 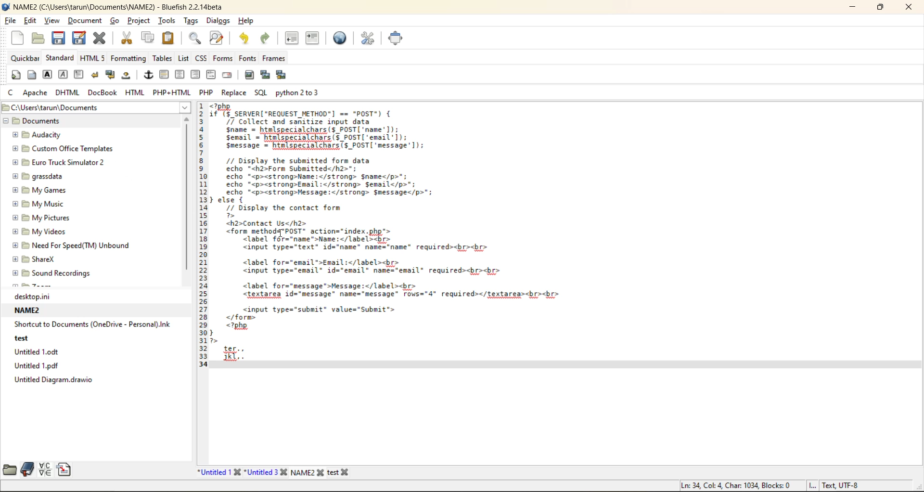 What do you see at coordinates (103, 93) in the screenshot?
I see `docbook` at bounding box center [103, 93].